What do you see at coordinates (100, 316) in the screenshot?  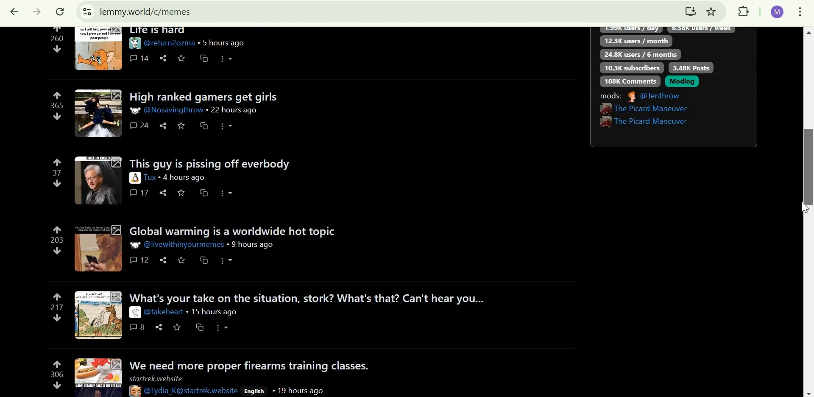 I see `expand here` at bounding box center [100, 316].